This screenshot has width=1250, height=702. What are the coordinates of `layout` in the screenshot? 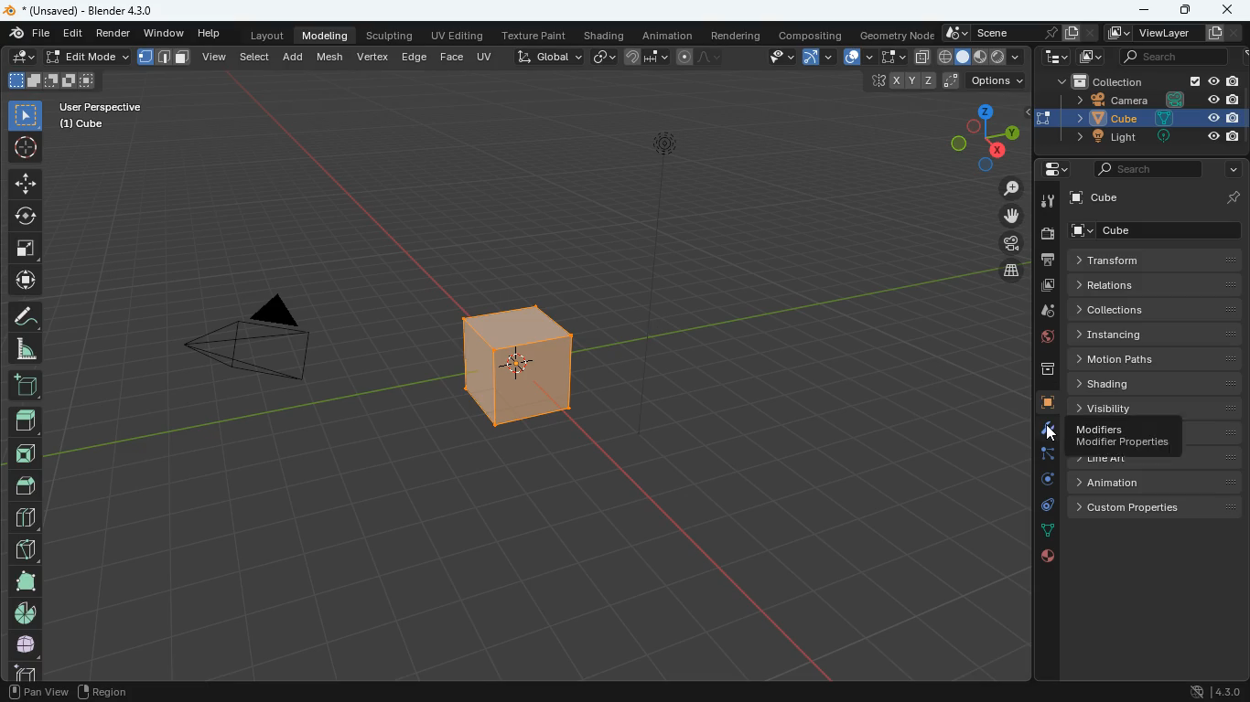 It's located at (263, 36).